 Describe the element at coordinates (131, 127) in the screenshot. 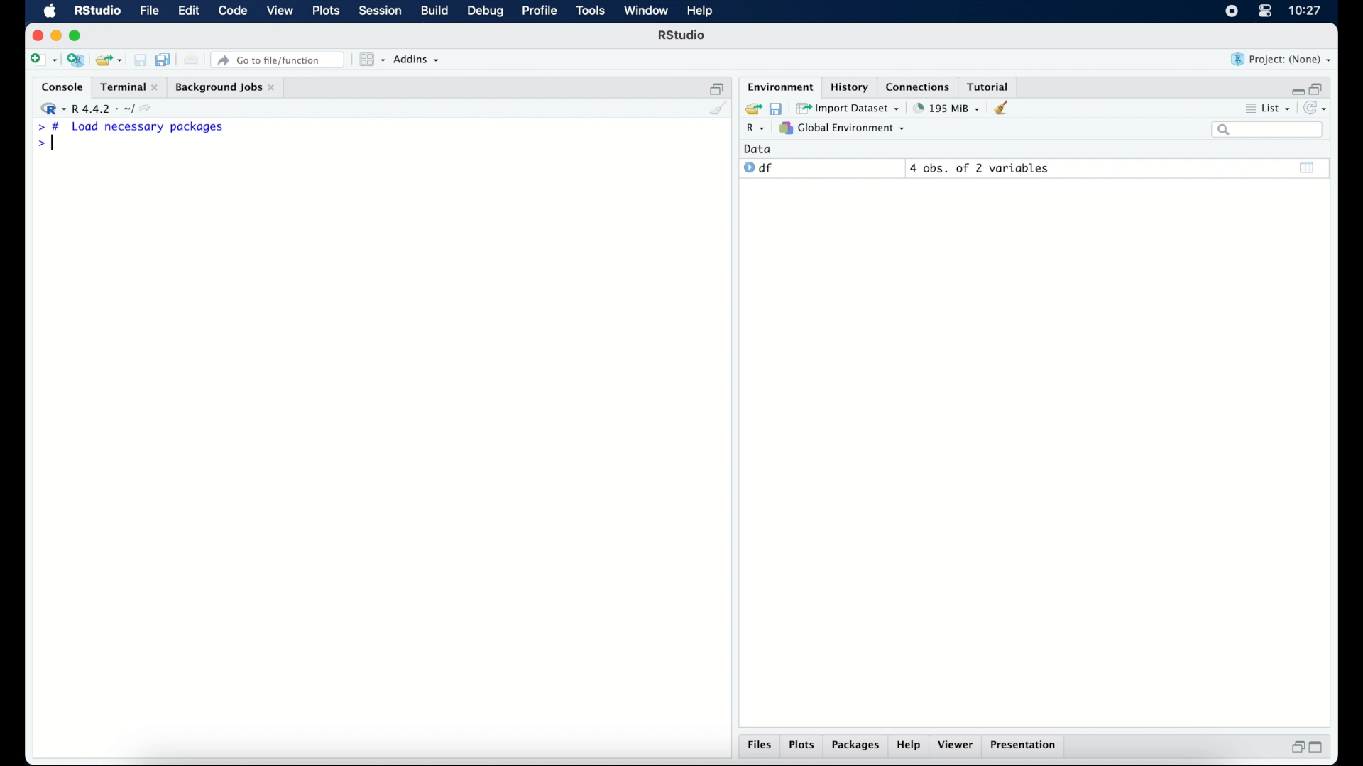

I see `> # Load necessary packages|` at that location.